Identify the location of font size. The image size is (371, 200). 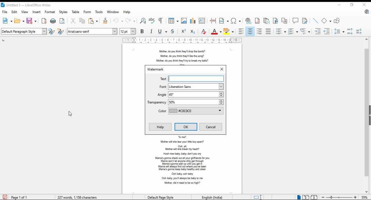
(128, 31).